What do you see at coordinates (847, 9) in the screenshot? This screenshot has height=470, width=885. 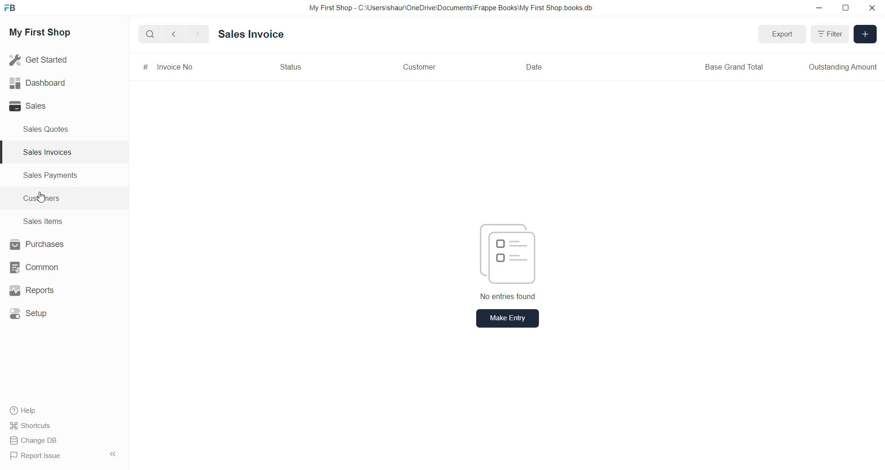 I see `resize` at bounding box center [847, 9].